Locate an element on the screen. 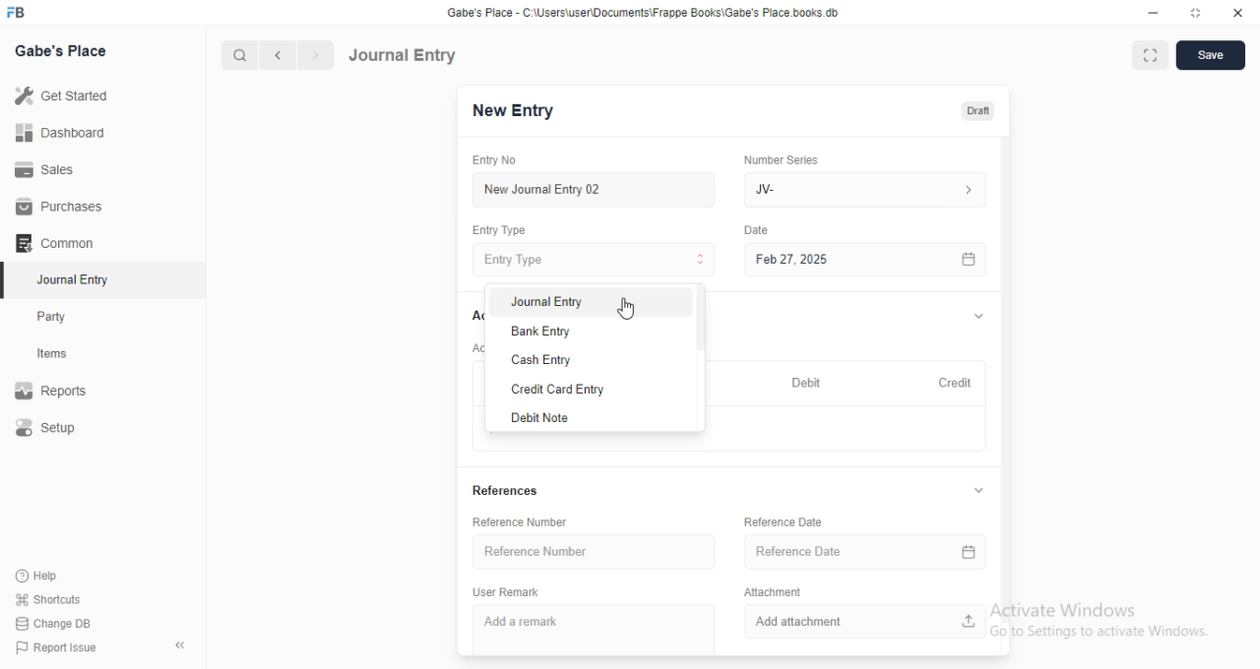  Reports is located at coordinates (52, 388).